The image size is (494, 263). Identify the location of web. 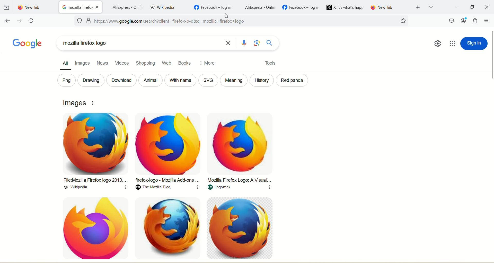
(166, 63).